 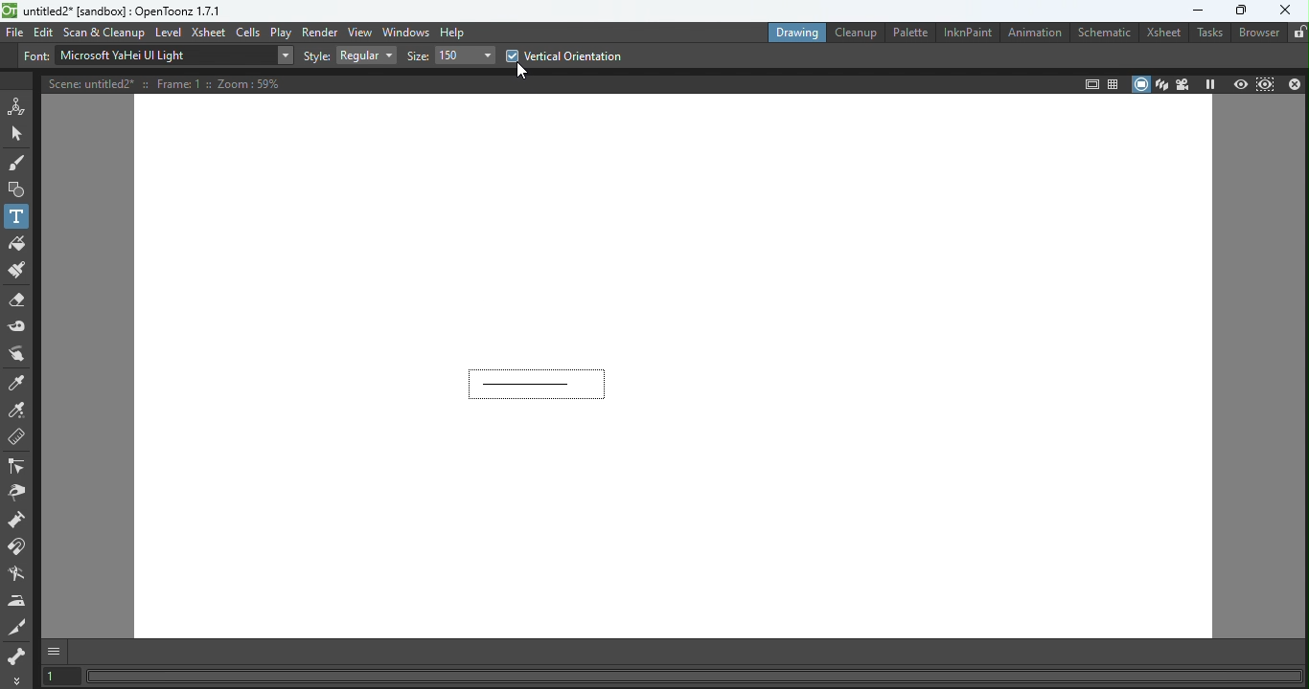 What do you see at coordinates (1296, 33) in the screenshot?
I see `Lock rooms tab` at bounding box center [1296, 33].